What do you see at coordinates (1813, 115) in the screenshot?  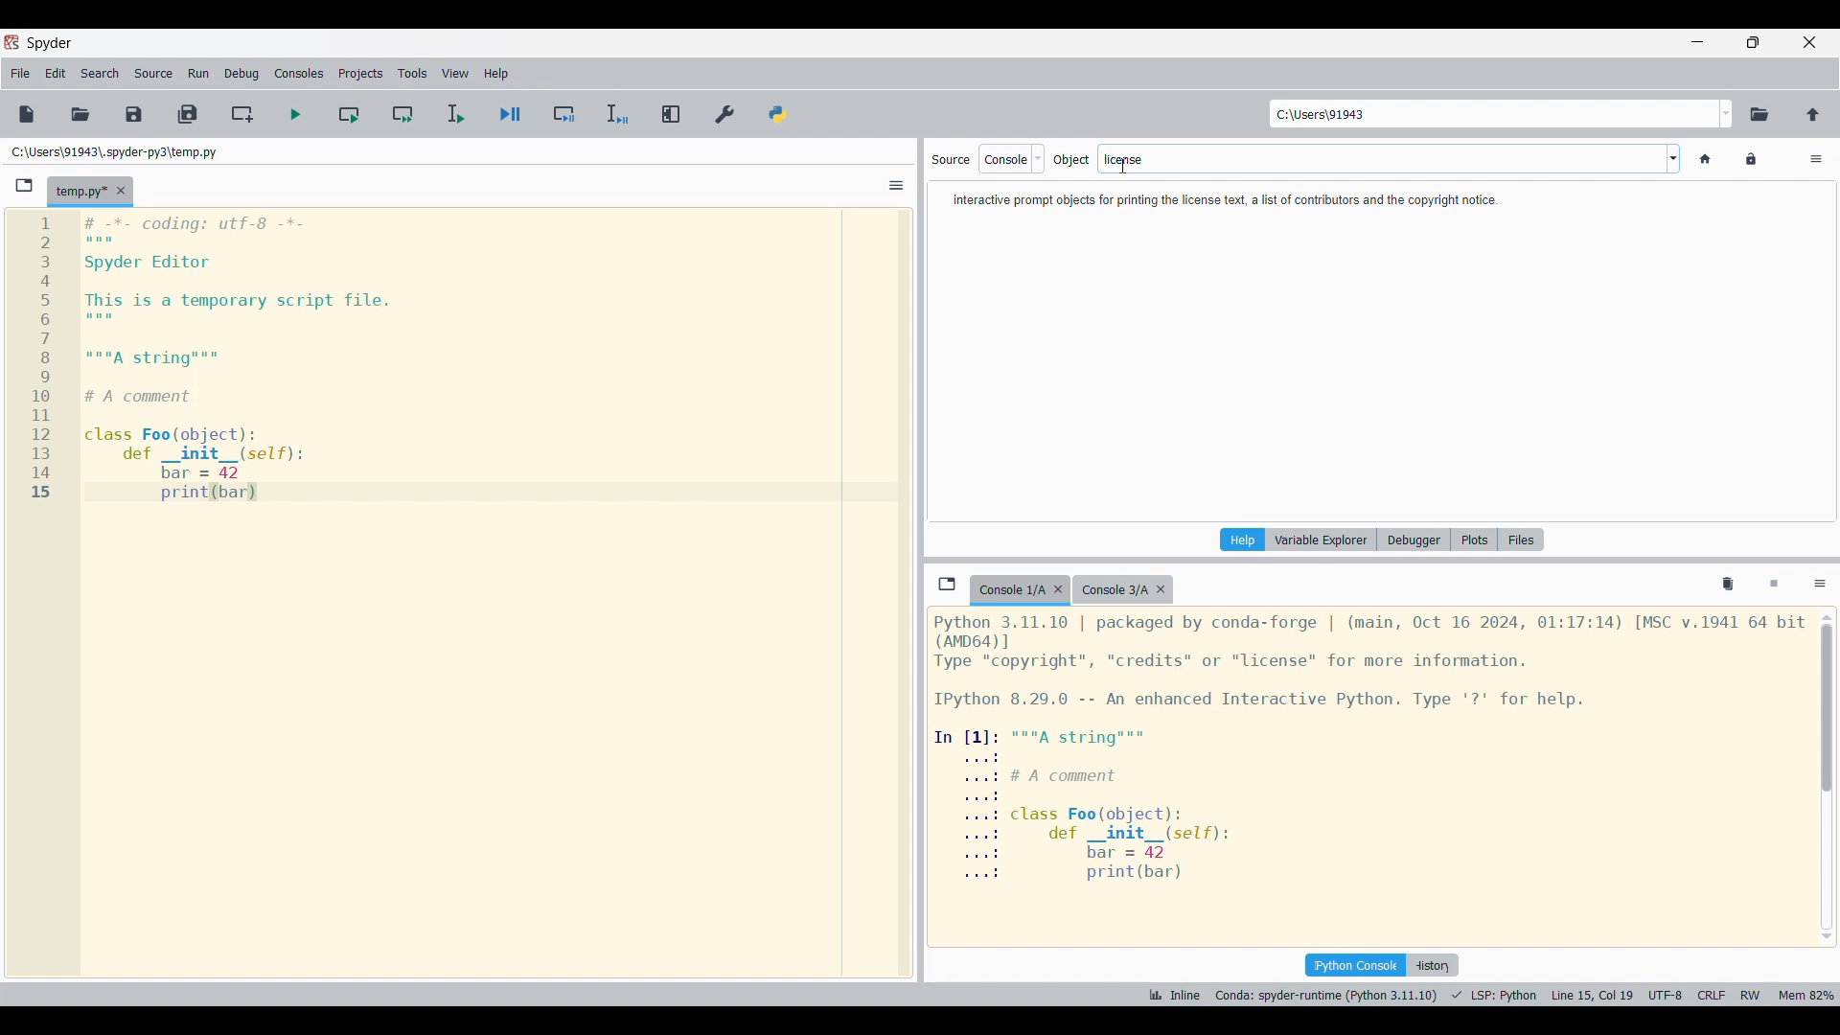 I see `Change to parent directory` at bounding box center [1813, 115].